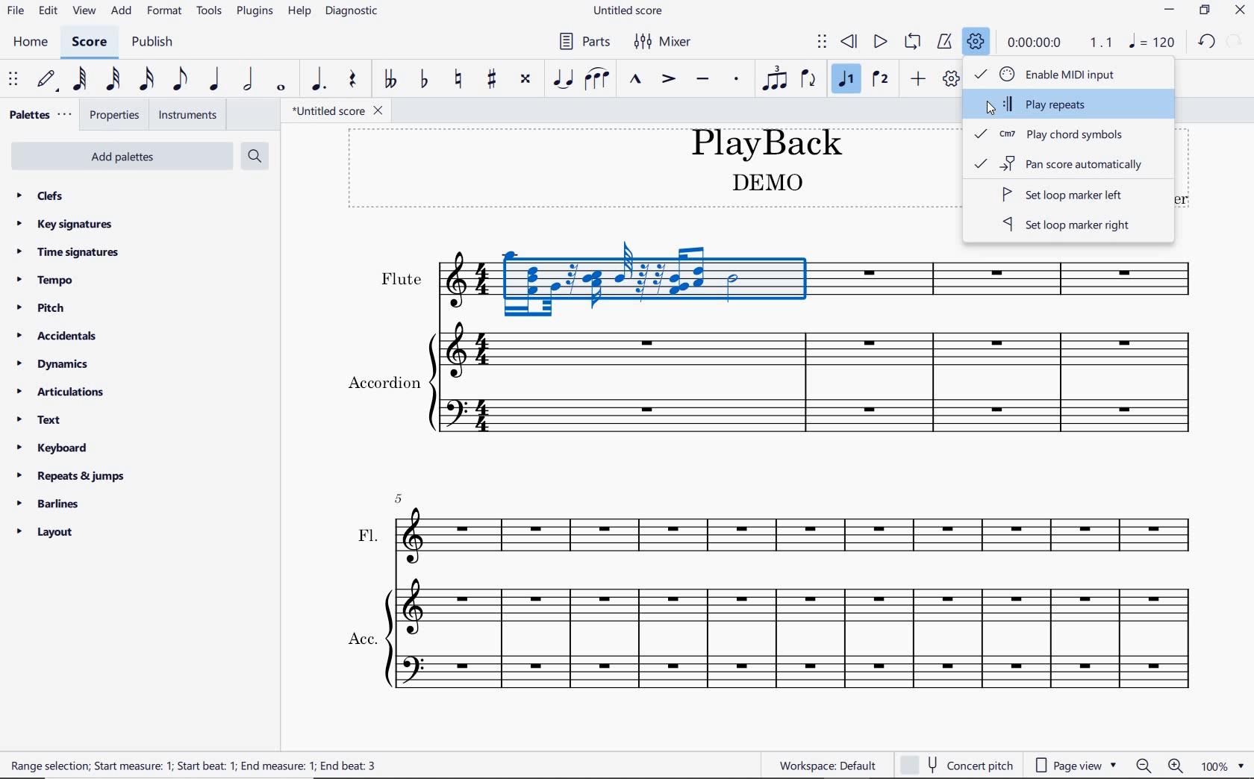 The width and height of the screenshot is (1254, 779). I want to click on tempo, so click(44, 279).